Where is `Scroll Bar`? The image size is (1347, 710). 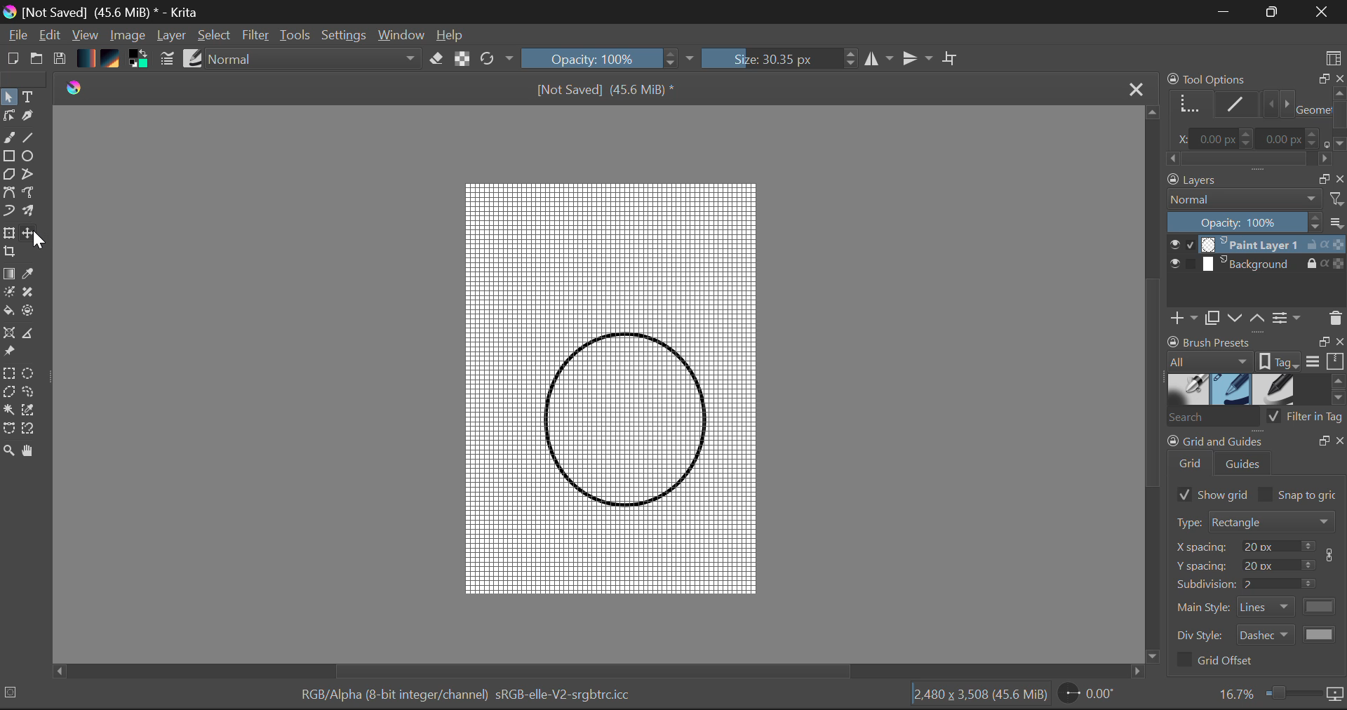
Scroll Bar is located at coordinates (1152, 385).